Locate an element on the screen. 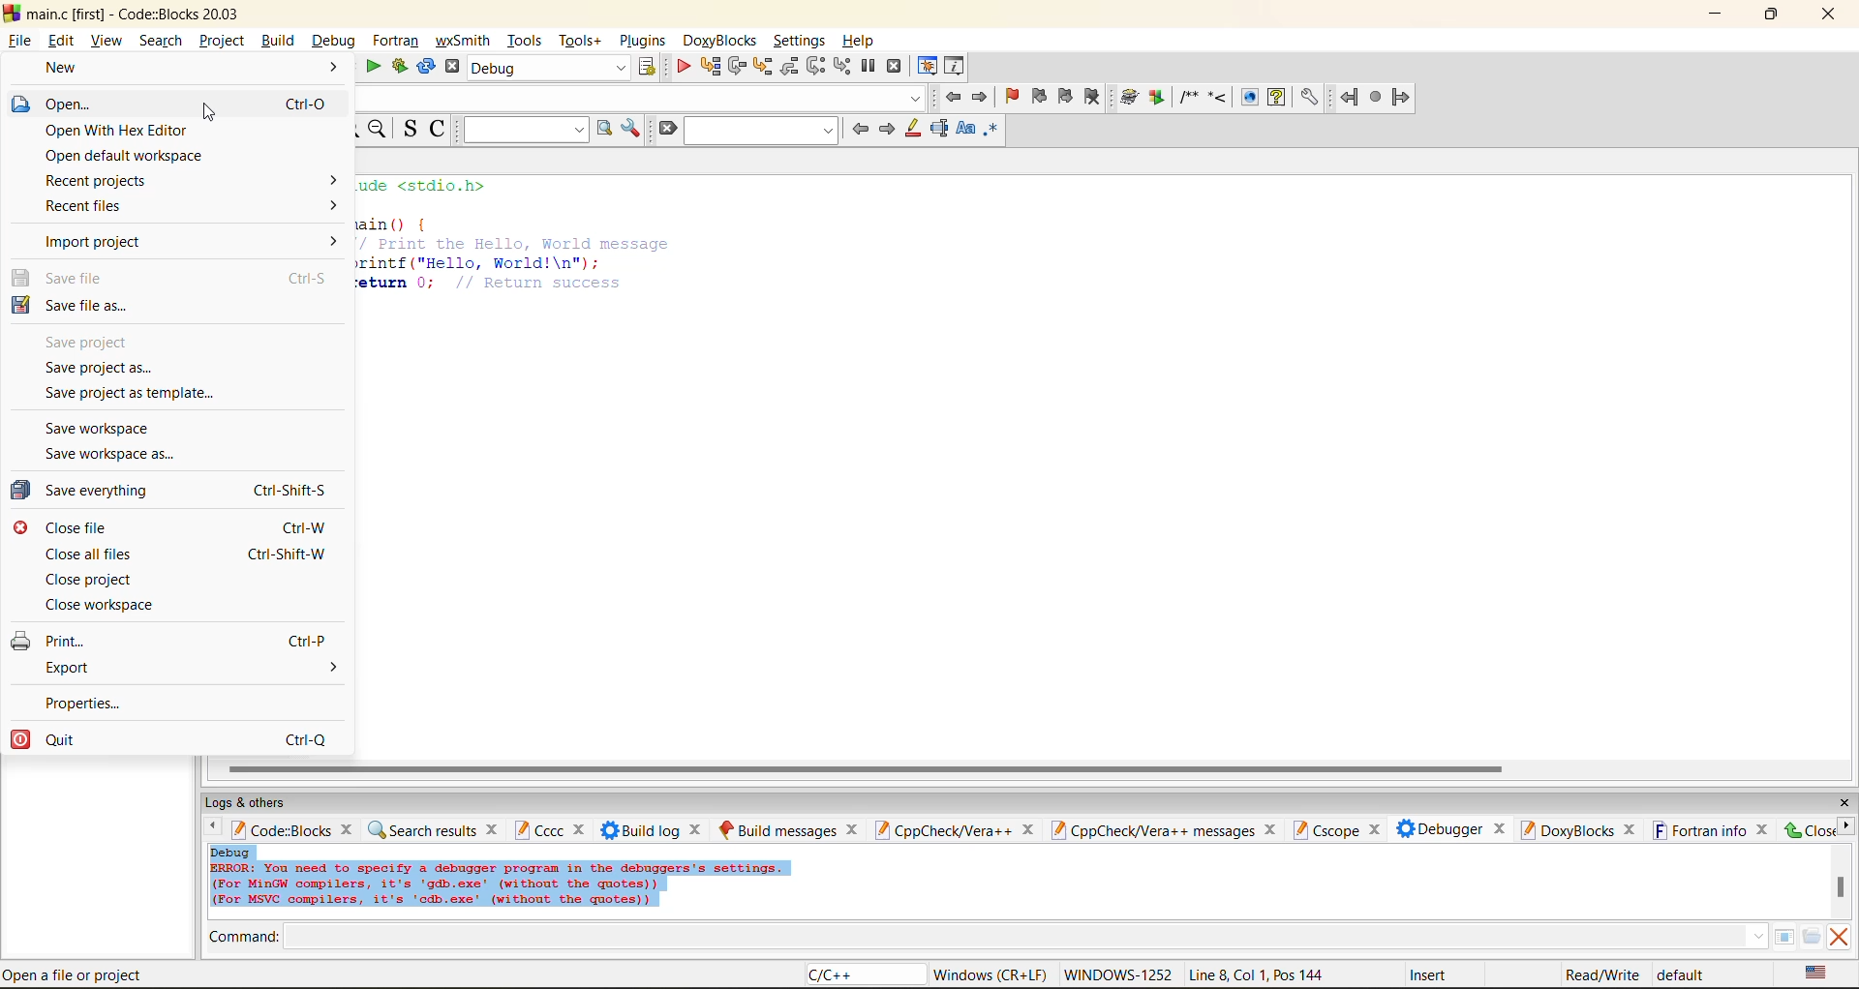 This screenshot has width=1859, height=989. previous bookmark is located at coordinates (1039, 96).